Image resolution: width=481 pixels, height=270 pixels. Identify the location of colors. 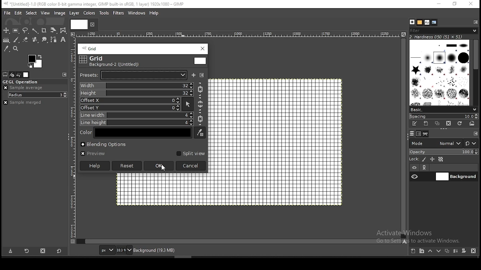
(36, 60).